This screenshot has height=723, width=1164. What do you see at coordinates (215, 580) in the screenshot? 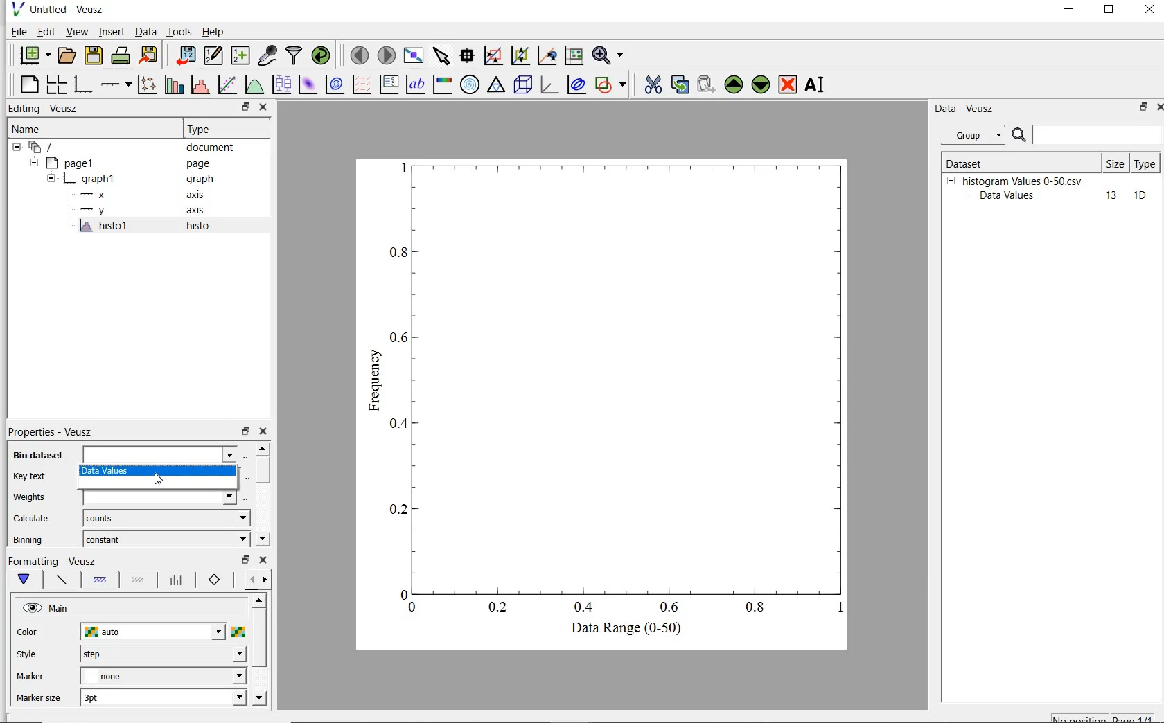
I see `marker border` at bounding box center [215, 580].